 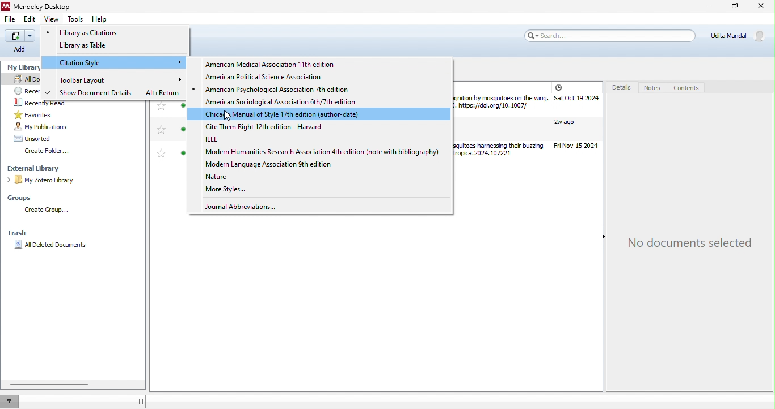 What do you see at coordinates (325, 151) in the screenshot?
I see `modern humanities research association 4th edition` at bounding box center [325, 151].